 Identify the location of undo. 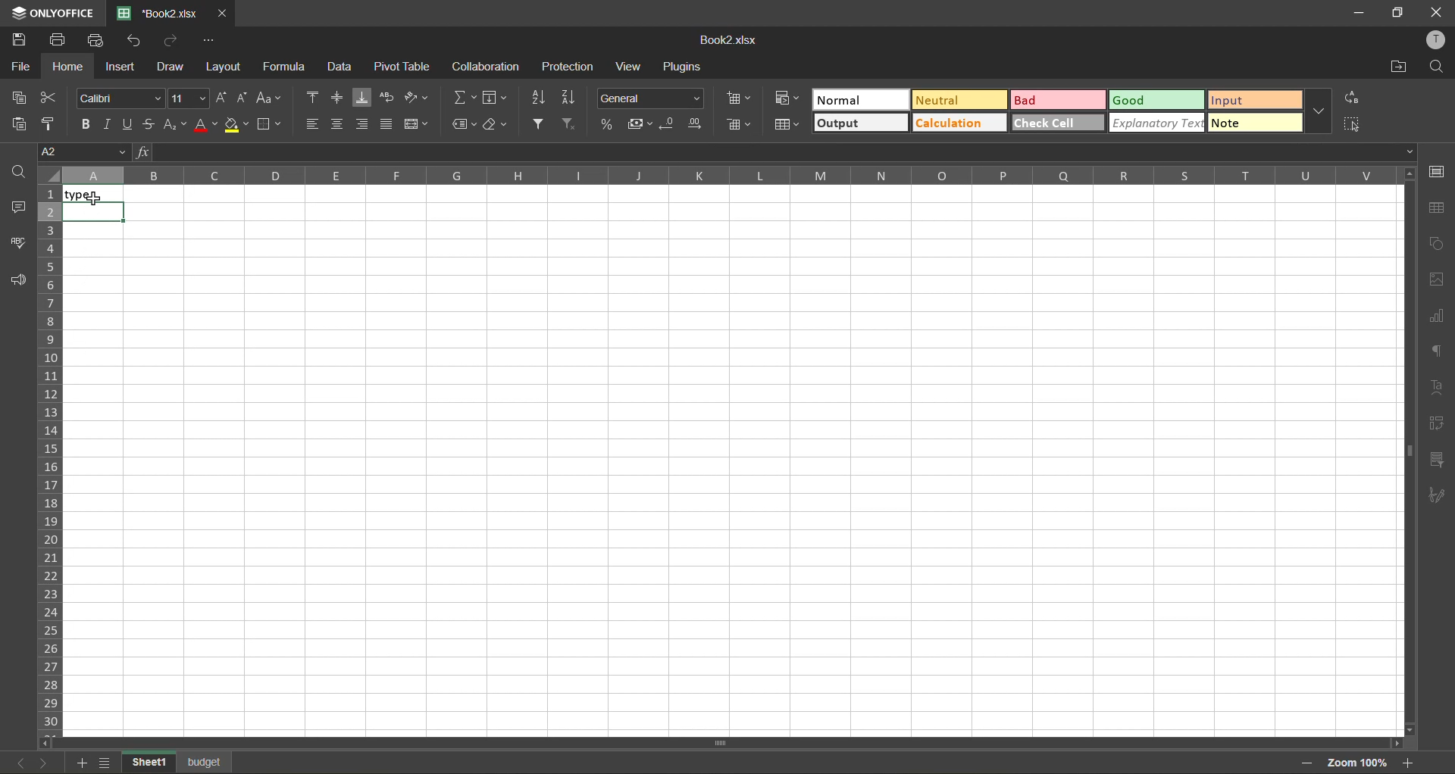
(138, 41).